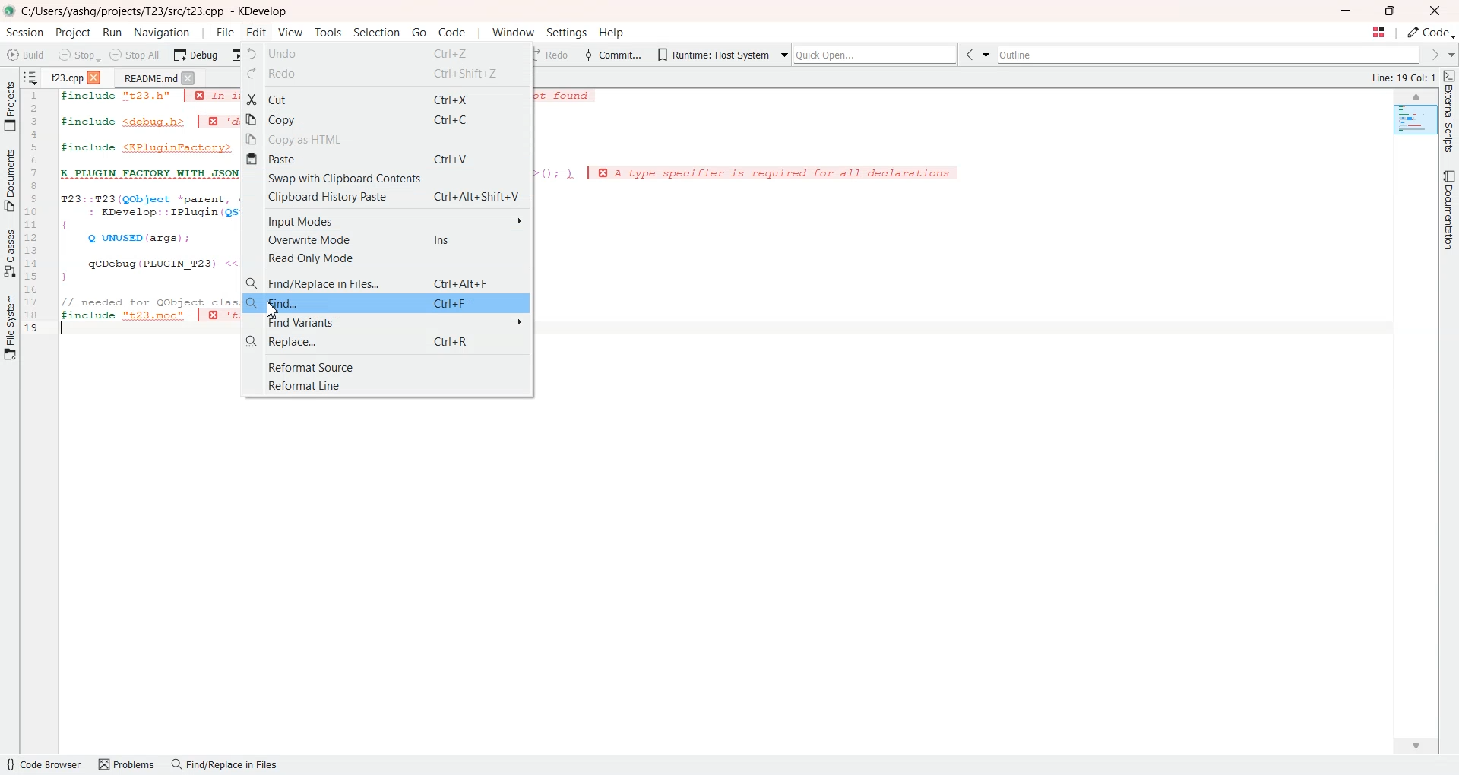 This screenshot has width=1459, height=775. Describe the element at coordinates (388, 324) in the screenshot. I see `Find Variants` at that location.